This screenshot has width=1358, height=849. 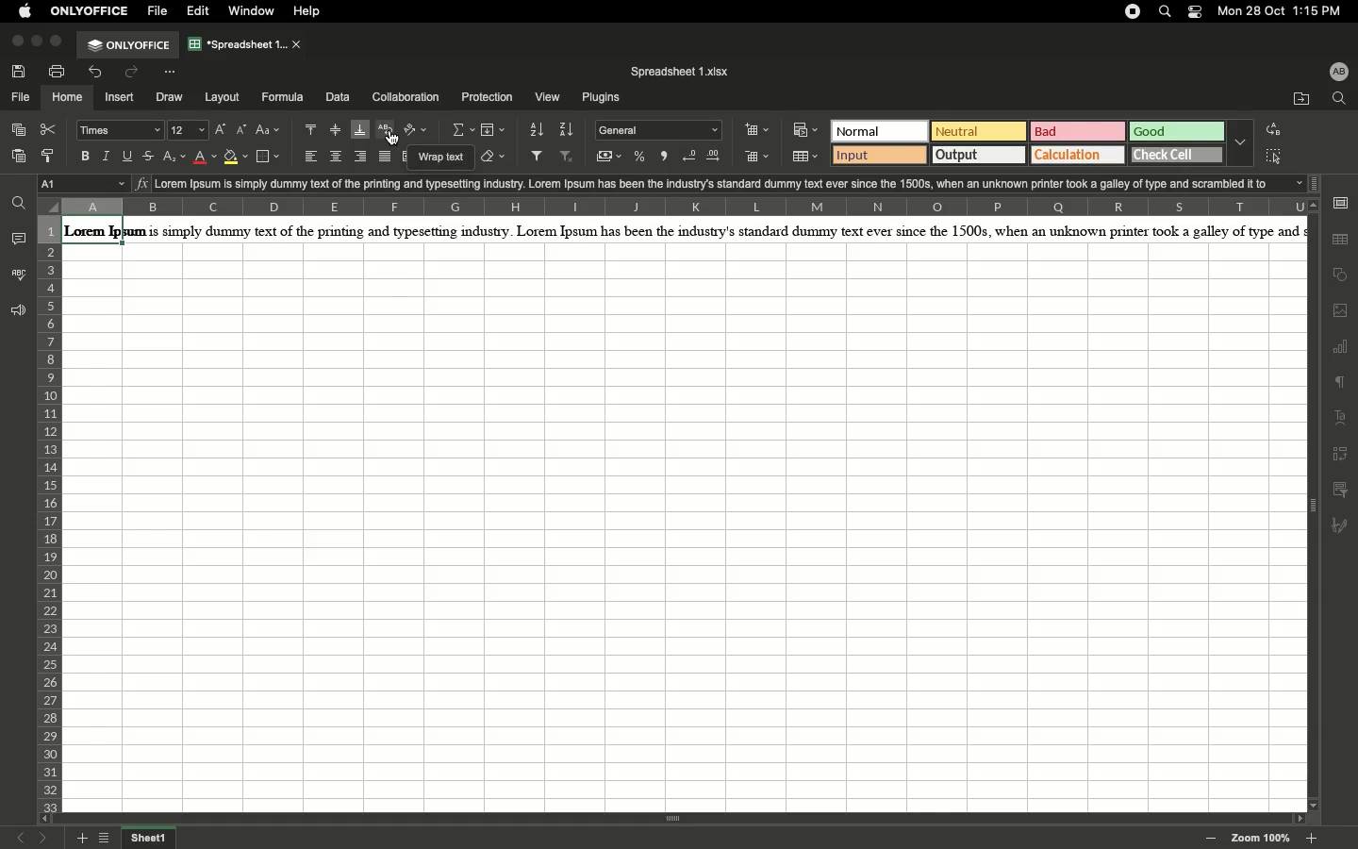 I want to click on Row, so click(x=50, y=513).